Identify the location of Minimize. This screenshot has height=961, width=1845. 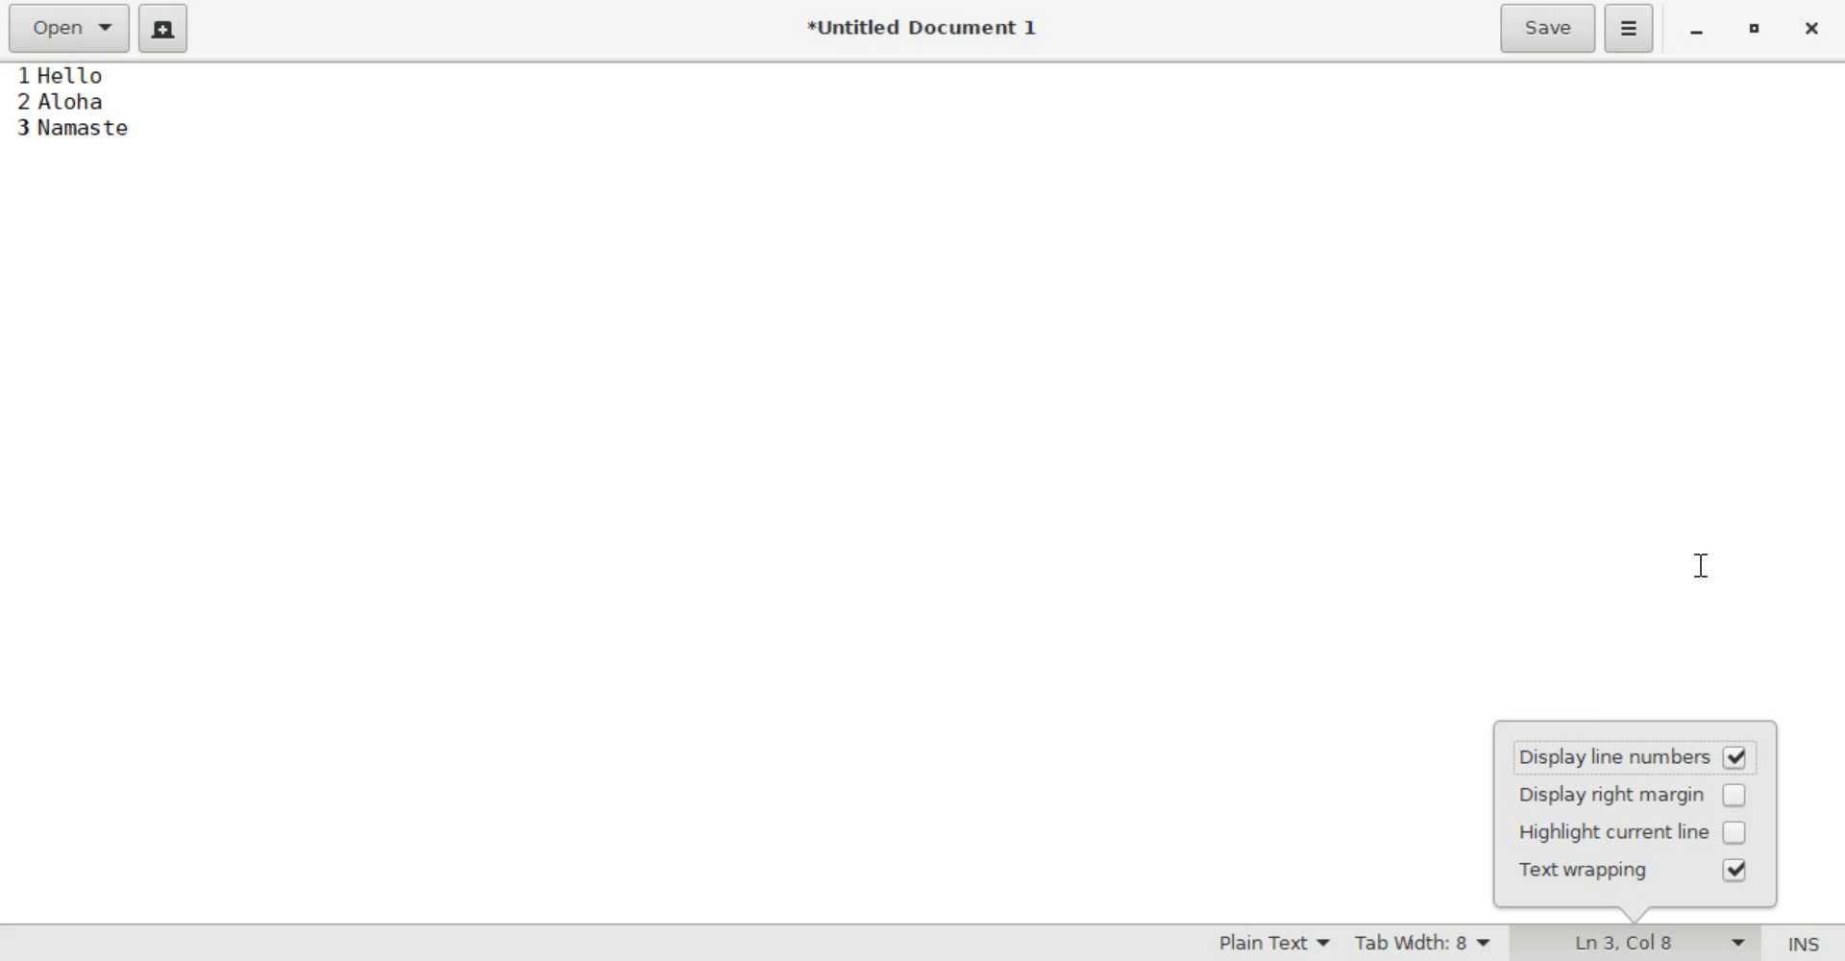
(1695, 33).